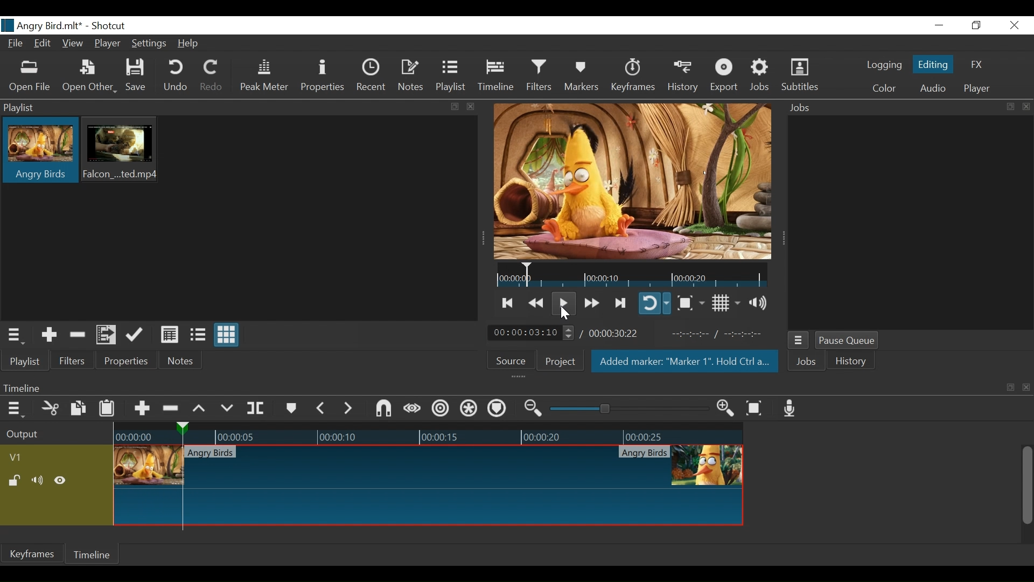 The image size is (1034, 582). Describe the element at coordinates (563, 302) in the screenshot. I see `Toggle play or pause (space)` at that location.